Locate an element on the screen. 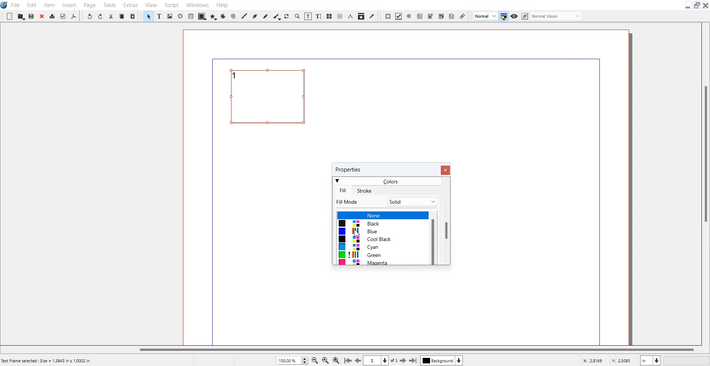 Image resolution: width=710 pixels, height=366 pixels. Rotate Item is located at coordinates (286, 16).